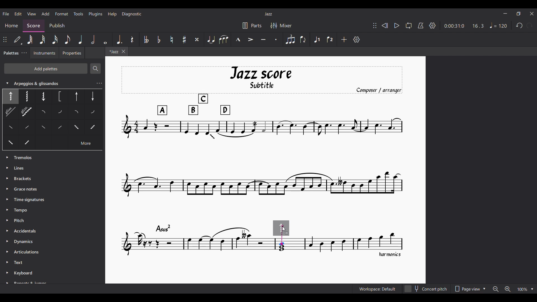 This screenshot has width=537, height=302. Describe the element at coordinates (31, 200) in the screenshot. I see `Time Signatures` at that location.